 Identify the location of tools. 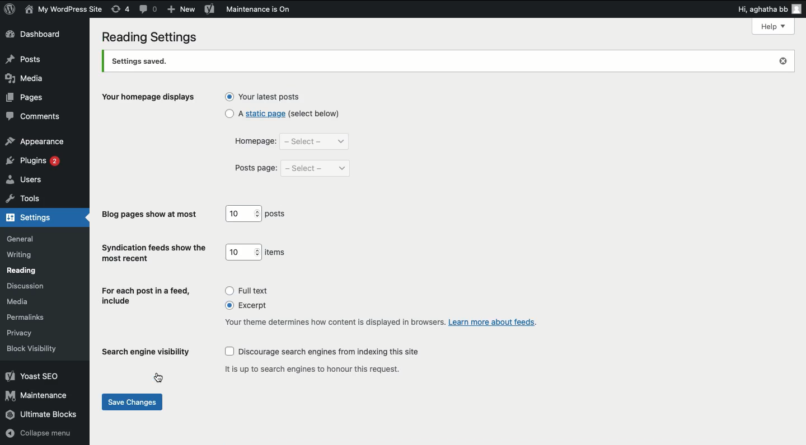
(26, 198).